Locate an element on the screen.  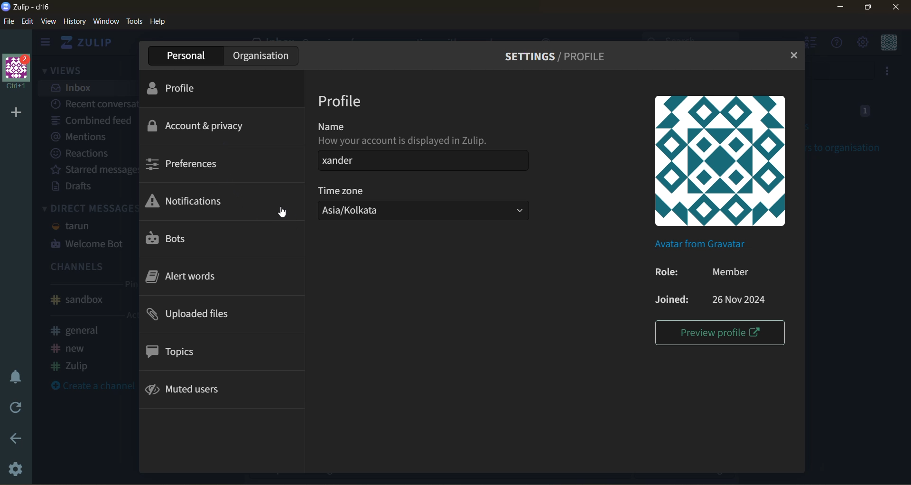
role is located at coordinates (712, 274).